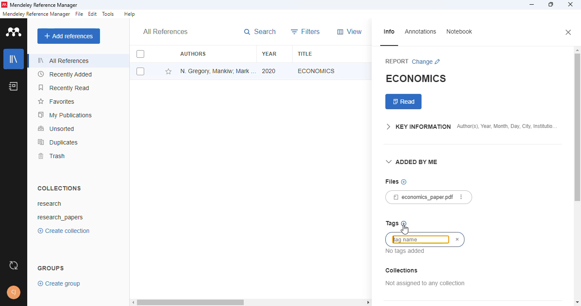 The image size is (581, 306). Describe the element at coordinates (420, 197) in the screenshot. I see `economics_paper.pdf` at that location.